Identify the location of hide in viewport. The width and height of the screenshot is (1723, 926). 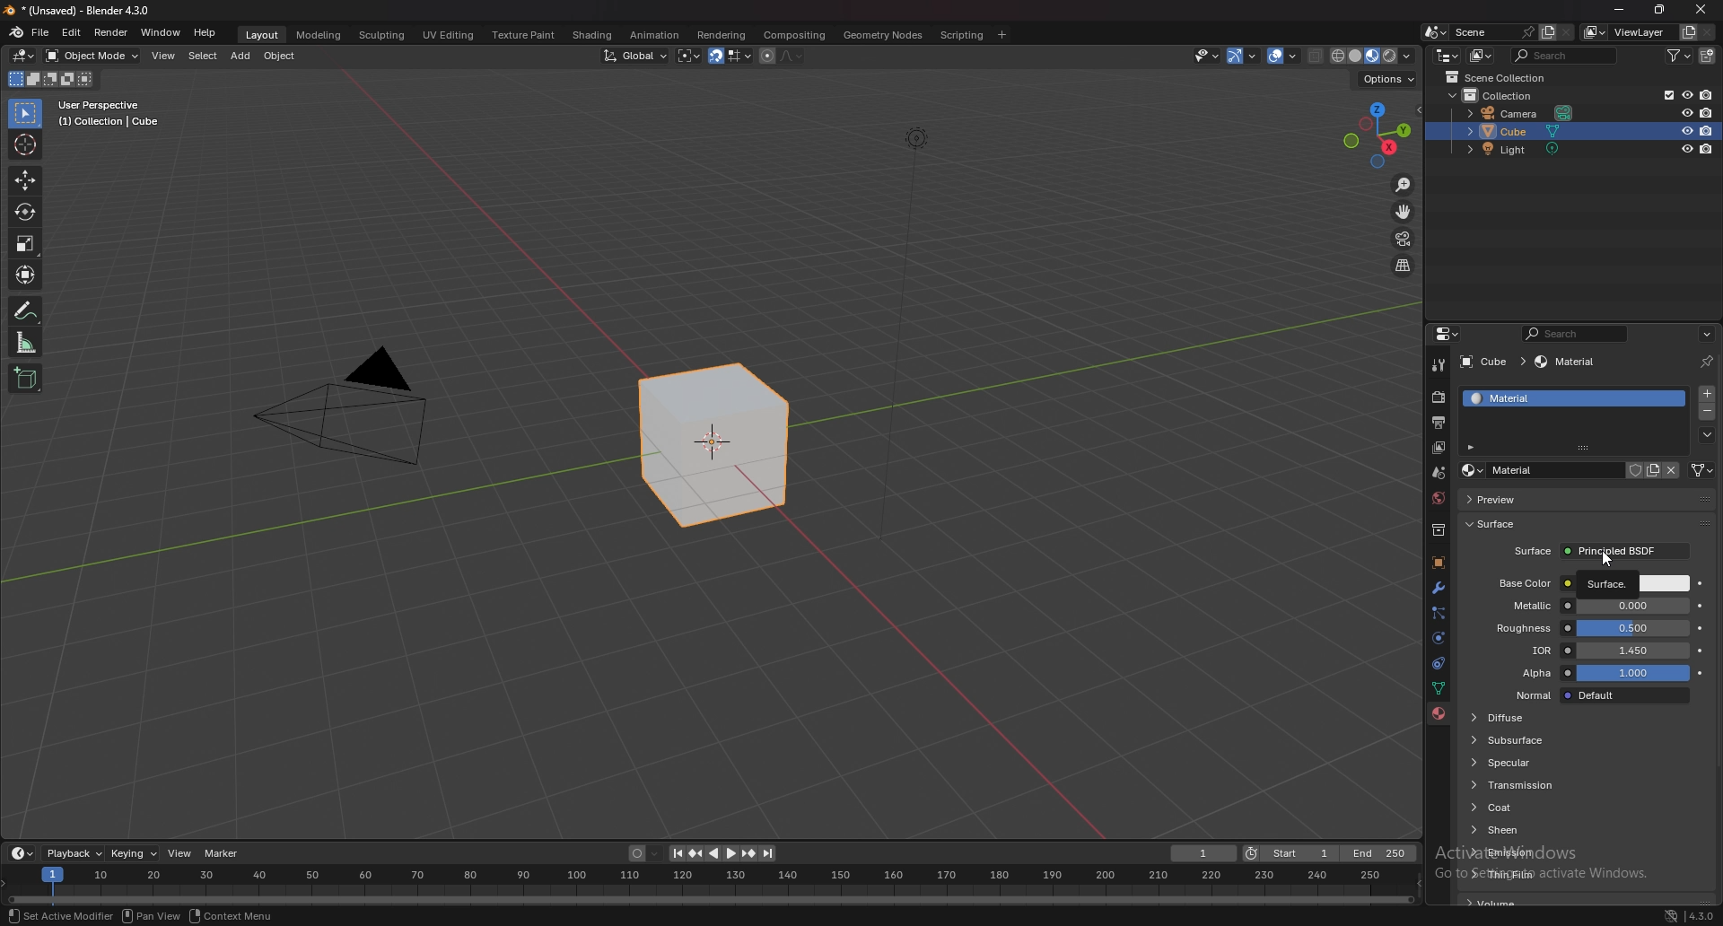
(1687, 148).